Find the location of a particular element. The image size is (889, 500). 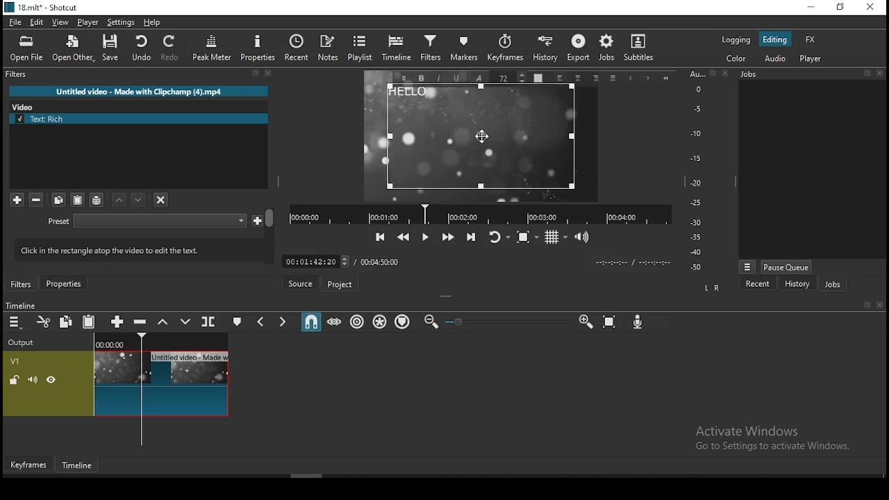

scrub while dragging is located at coordinates (335, 321).